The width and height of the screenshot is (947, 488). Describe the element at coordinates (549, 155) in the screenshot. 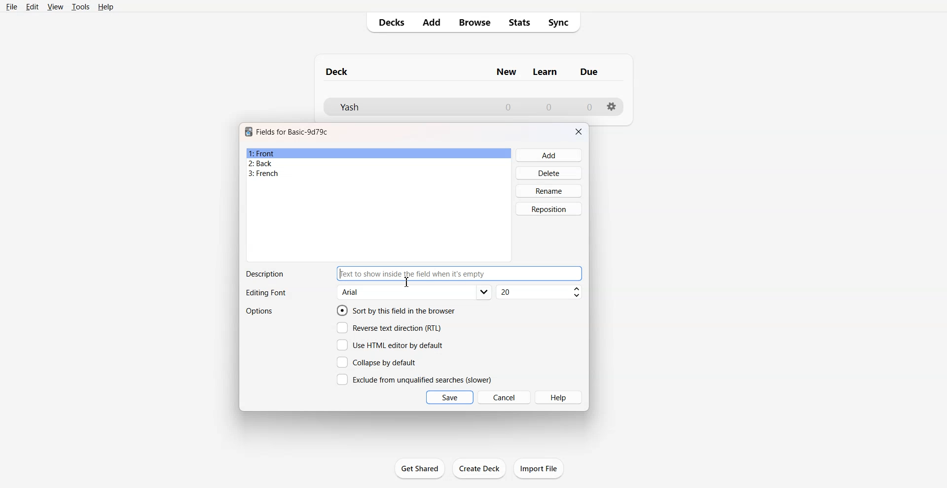

I see `Add` at that location.